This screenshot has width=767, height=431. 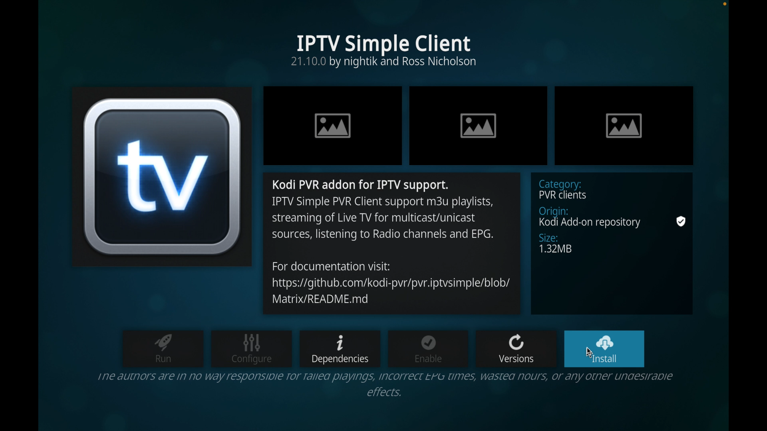 I want to click on image, so click(x=479, y=126).